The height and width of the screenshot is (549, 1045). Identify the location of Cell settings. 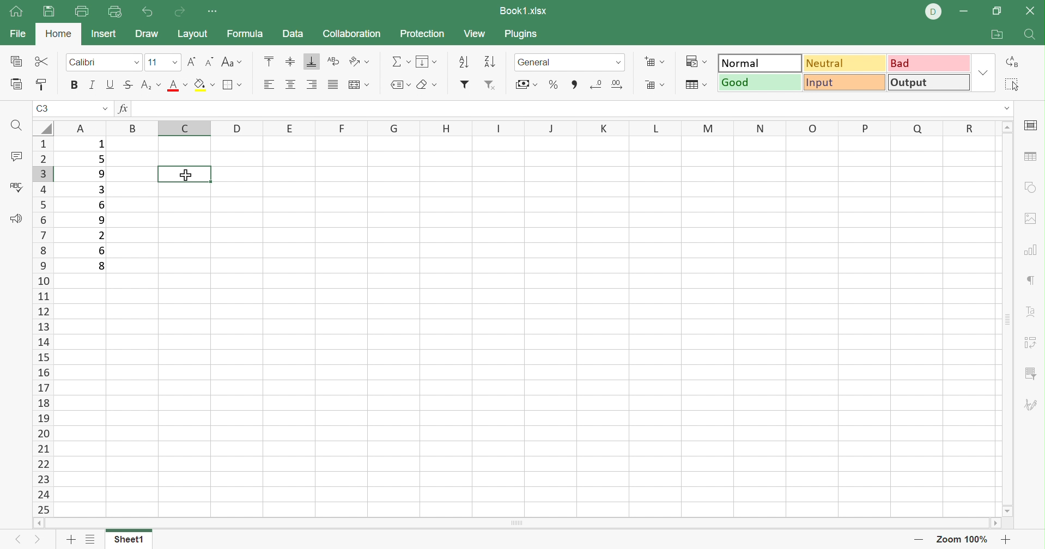
(1031, 126).